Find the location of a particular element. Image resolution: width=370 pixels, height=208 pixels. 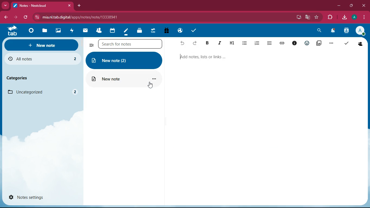

profile is located at coordinates (360, 30).